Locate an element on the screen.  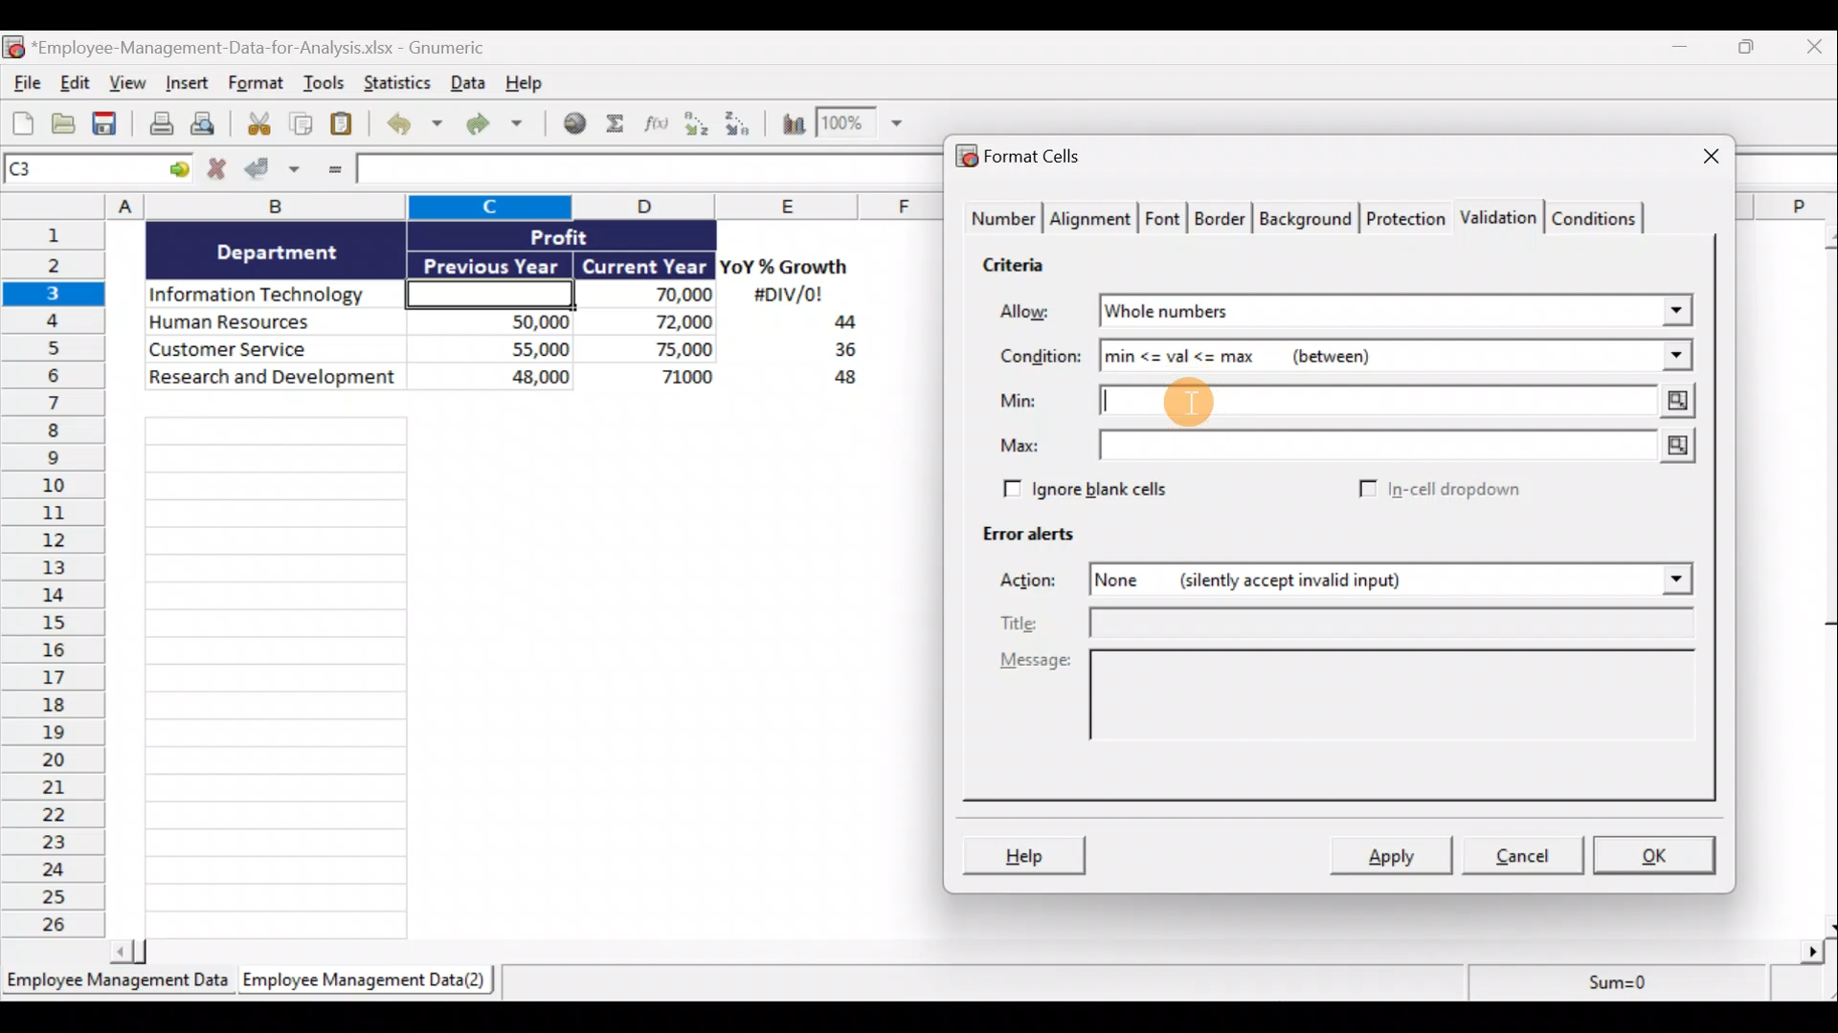
Research and development is located at coordinates (274, 379).